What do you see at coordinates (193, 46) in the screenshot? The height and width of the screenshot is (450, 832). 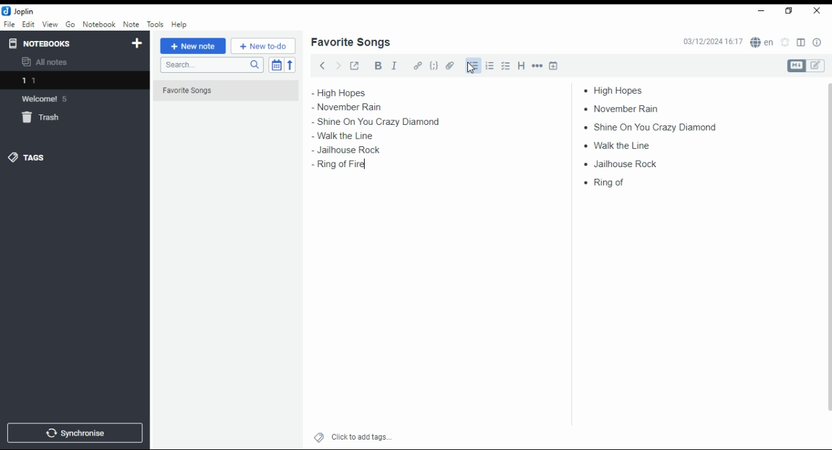 I see `new note` at bounding box center [193, 46].